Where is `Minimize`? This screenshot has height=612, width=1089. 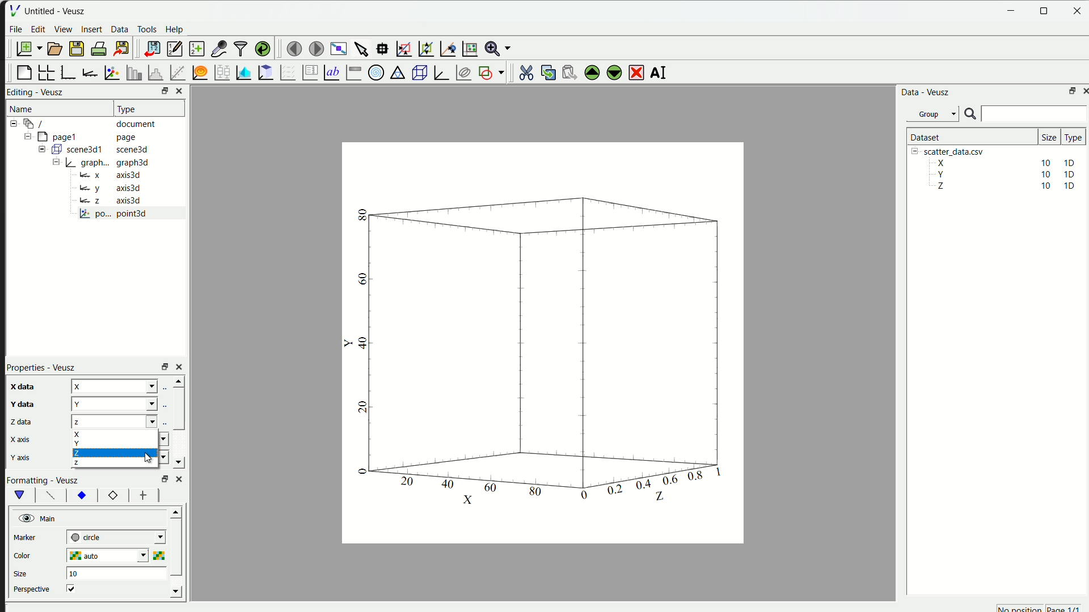
Minimize is located at coordinates (1012, 10).